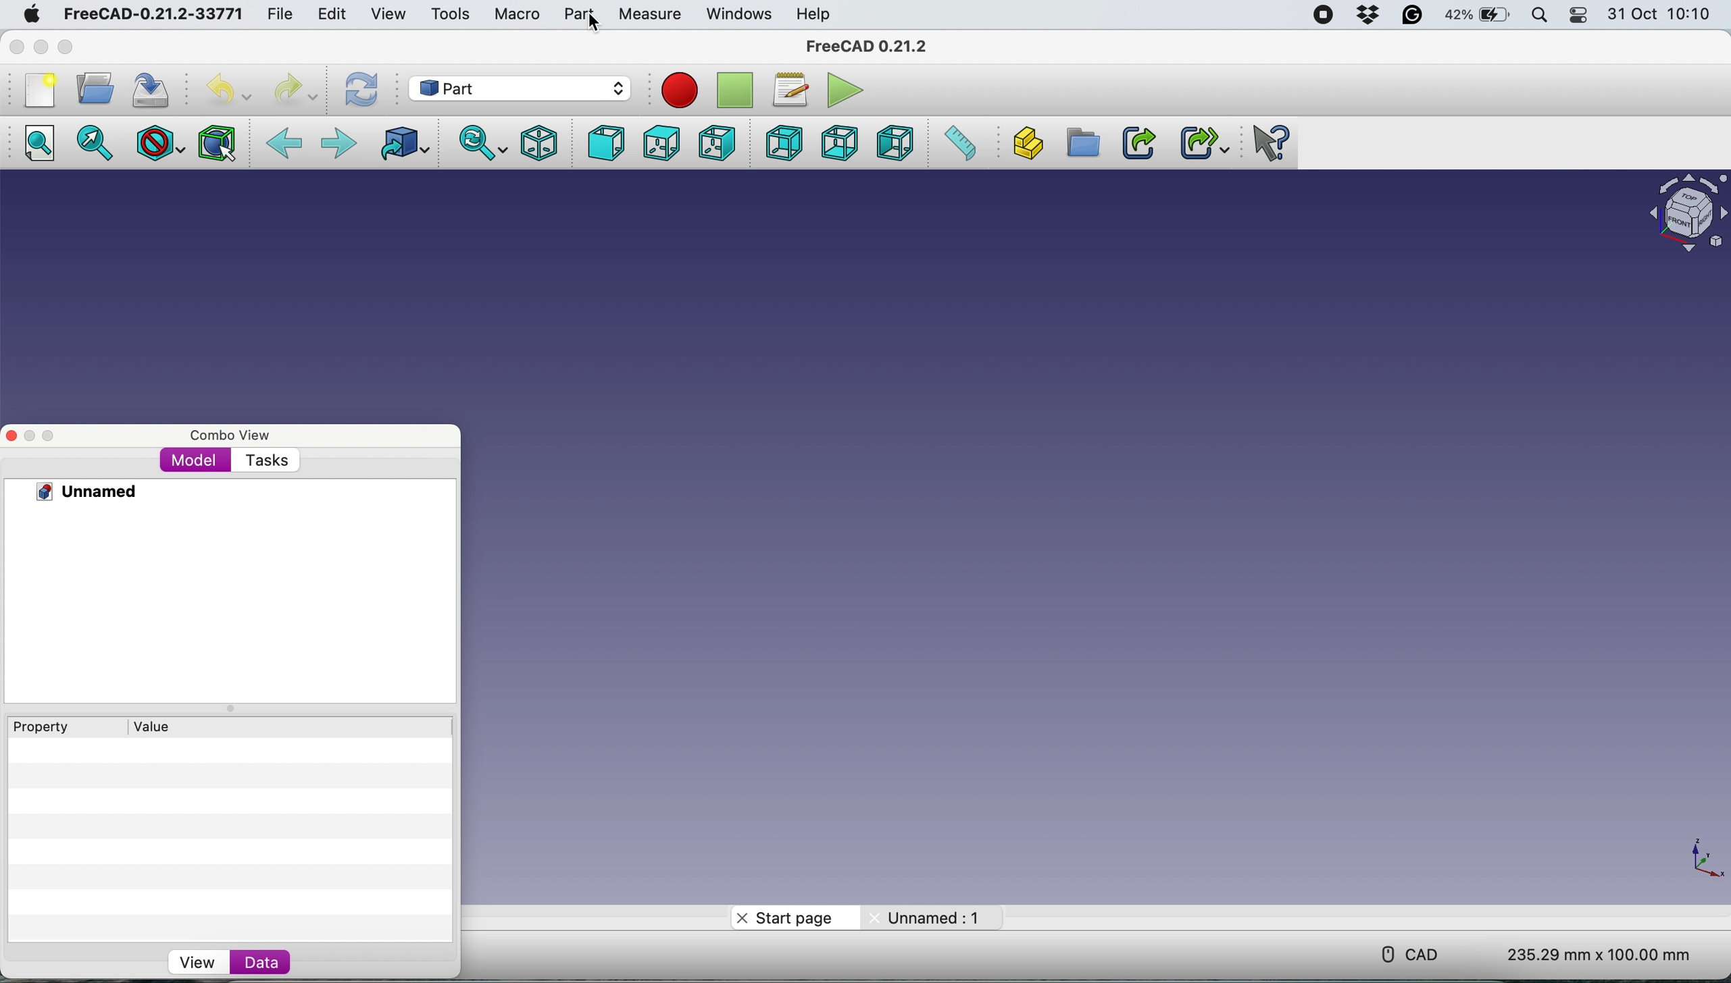 The width and height of the screenshot is (1731, 983). What do you see at coordinates (714, 142) in the screenshot?
I see `Right` at bounding box center [714, 142].